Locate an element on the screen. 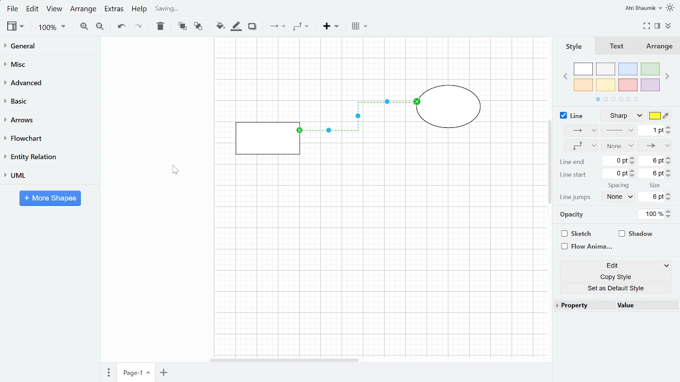 Image resolution: width=680 pixels, height=382 pixels. Line style is located at coordinates (626, 116).